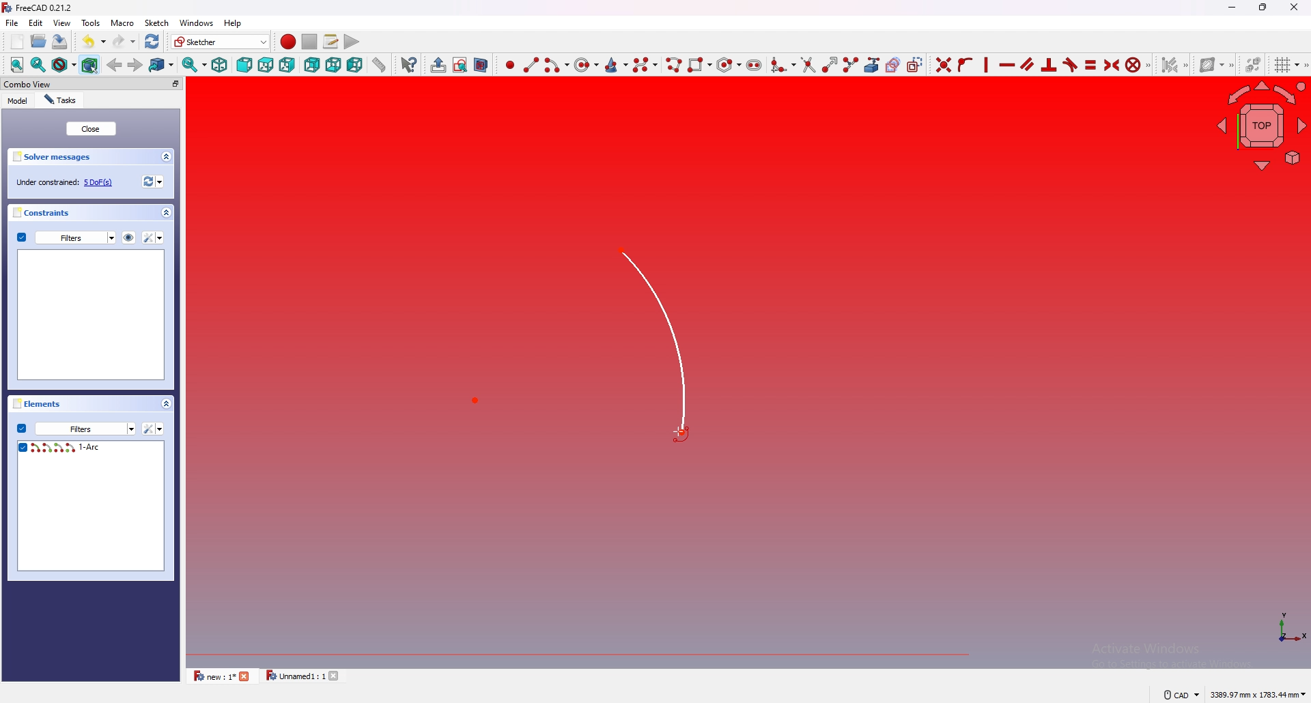 The width and height of the screenshot is (1311, 703). Describe the element at coordinates (76, 428) in the screenshot. I see `filters` at that location.